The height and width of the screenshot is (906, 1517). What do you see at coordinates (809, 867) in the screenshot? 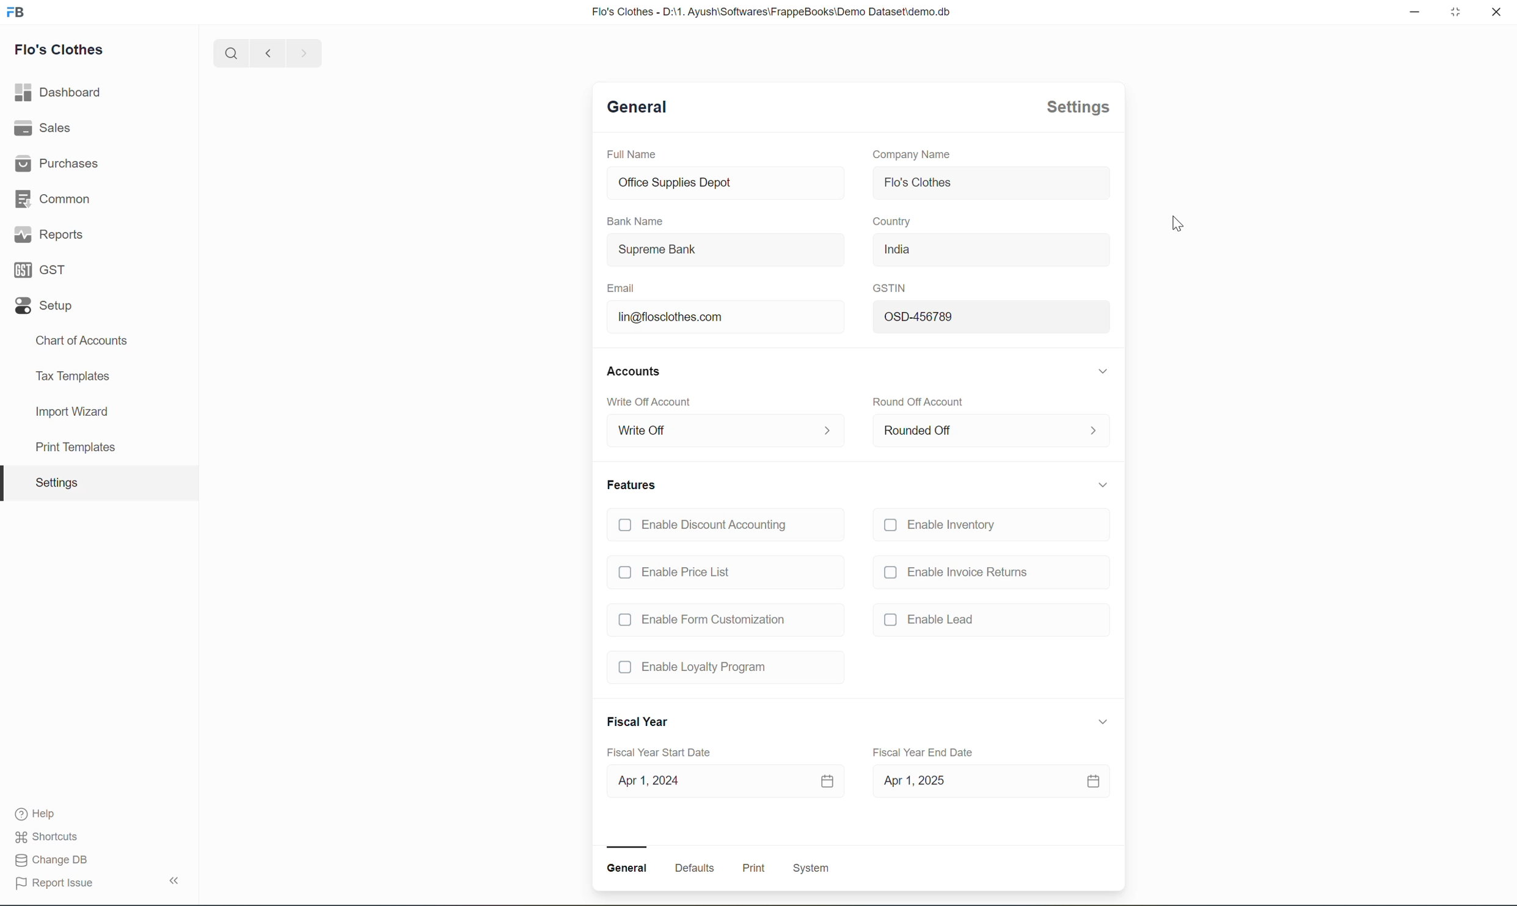
I see `System` at bounding box center [809, 867].